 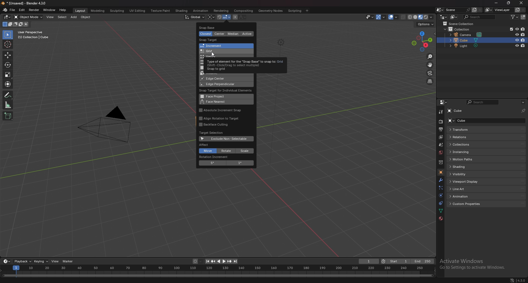 What do you see at coordinates (523, 46) in the screenshot?
I see `disable in renders` at bounding box center [523, 46].